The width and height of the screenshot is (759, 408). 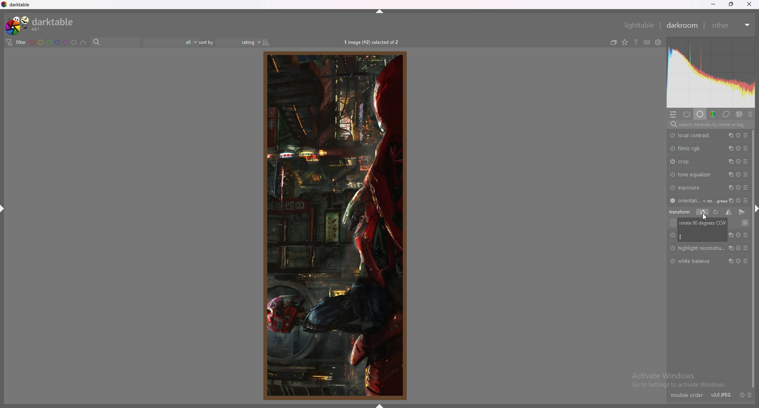 I want to click on rotated image, so click(x=332, y=226).